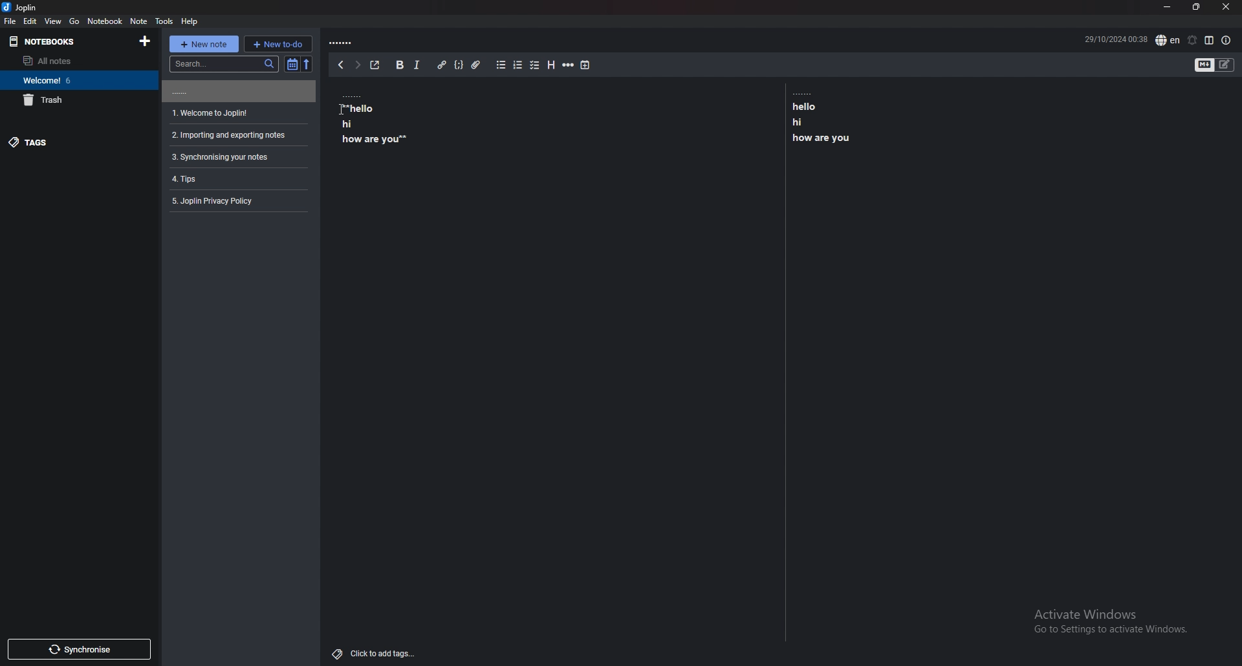 This screenshot has width=1242, height=666. I want to click on note title, so click(343, 43).